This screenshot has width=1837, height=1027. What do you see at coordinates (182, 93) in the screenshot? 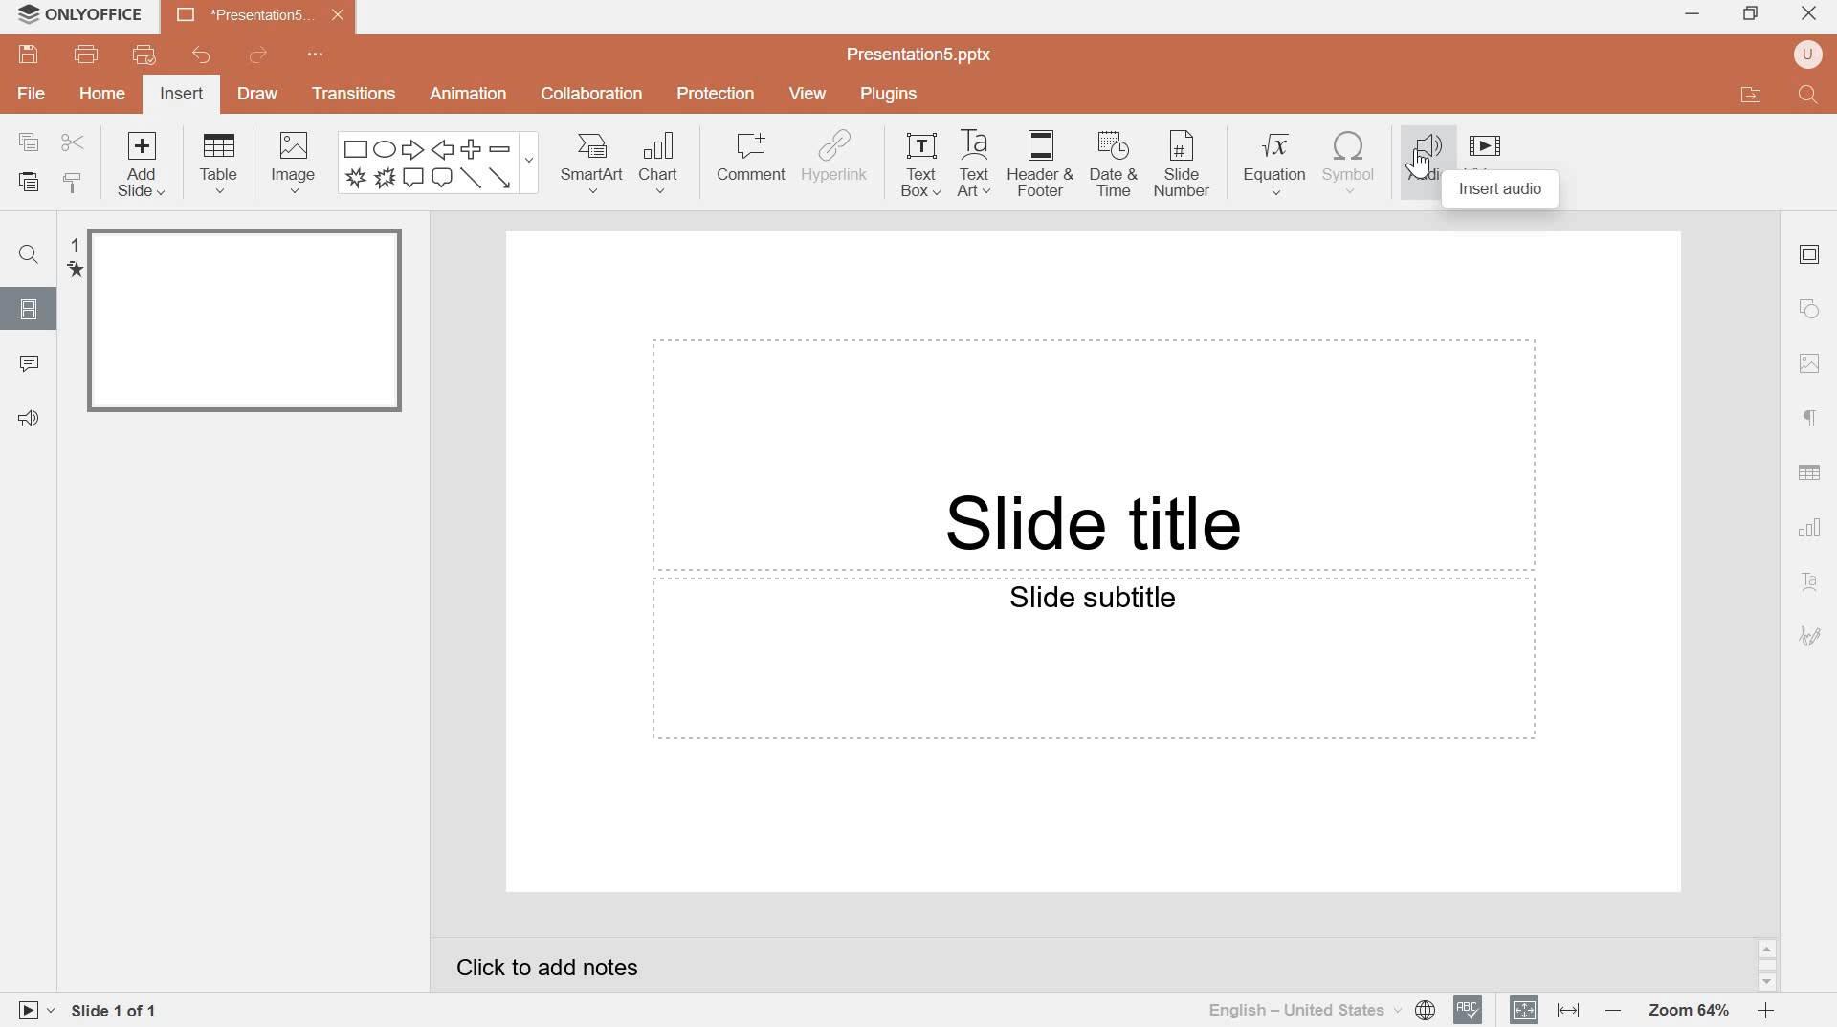
I see `Insert` at bounding box center [182, 93].